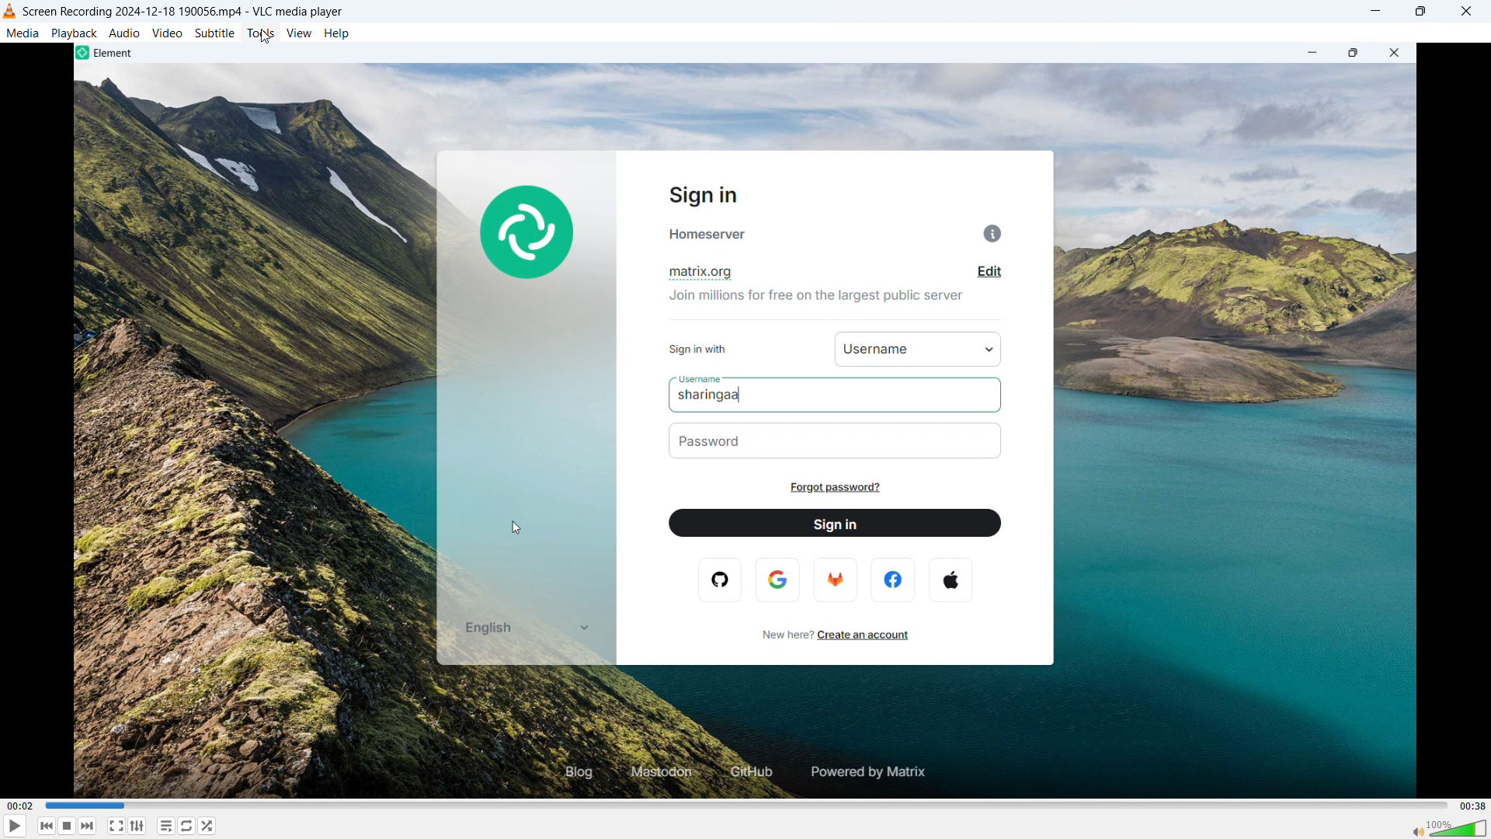  Describe the element at coordinates (214, 33) in the screenshot. I see `subtitle` at that location.